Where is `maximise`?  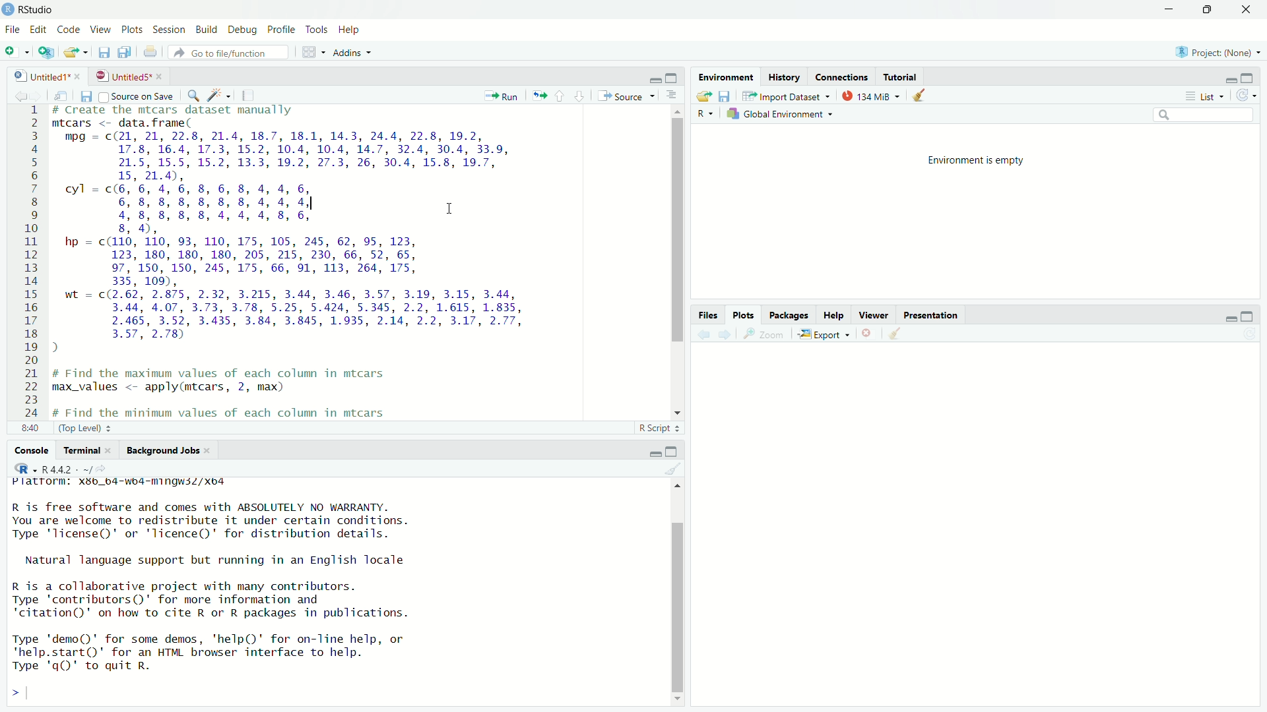 maximise is located at coordinates (1212, 11).